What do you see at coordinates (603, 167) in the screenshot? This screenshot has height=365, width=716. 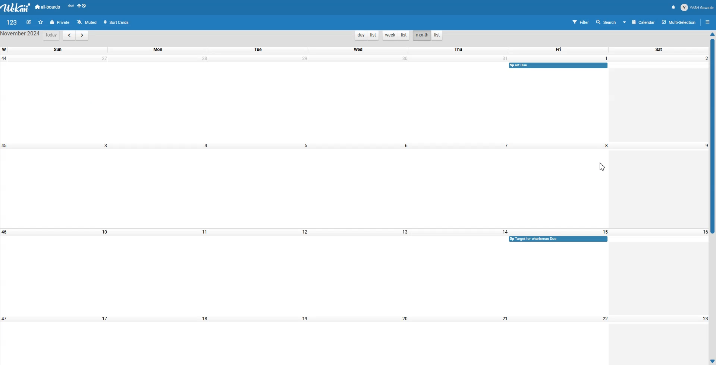 I see `Cursor` at bounding box center [603, 167].